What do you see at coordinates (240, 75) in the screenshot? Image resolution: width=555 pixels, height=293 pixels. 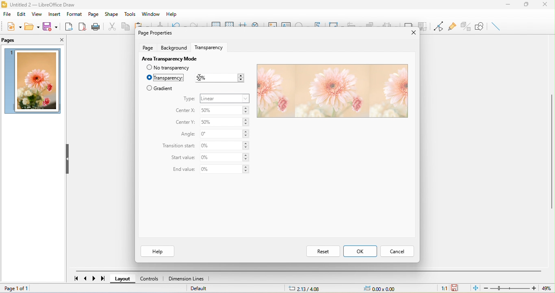 I see `increase` at bounding box center [240, 75].